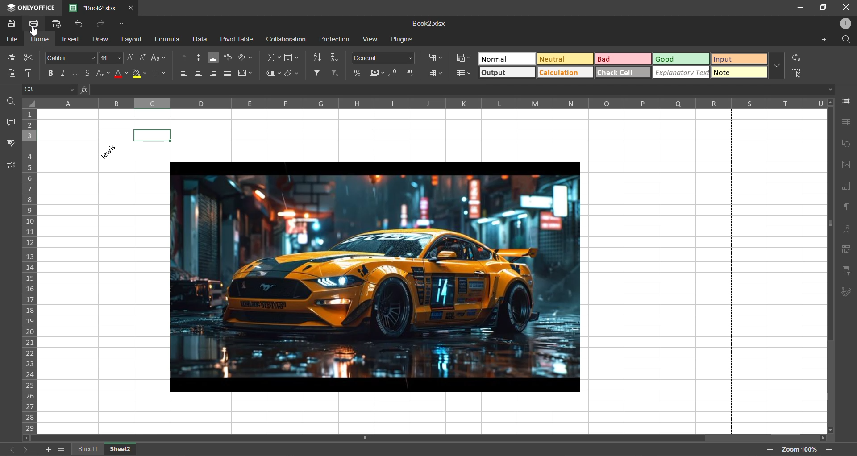  Describe the element at coordinates (624, 72) in the screenshot. I see `check cell` at that location.